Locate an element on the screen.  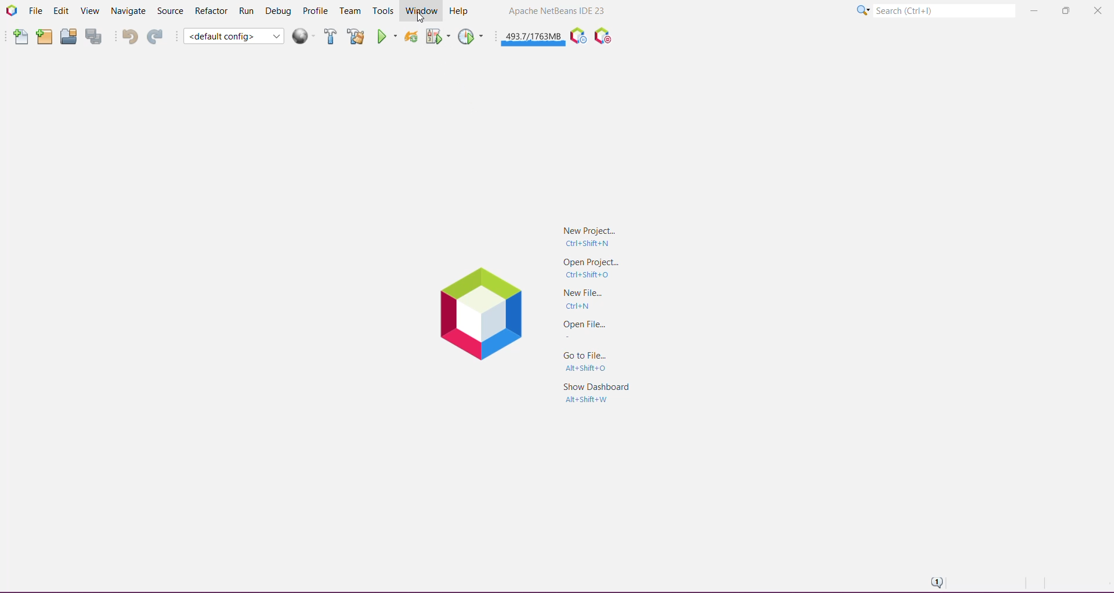
Click to force Garbage Collection is located at coordinates (533, 36).